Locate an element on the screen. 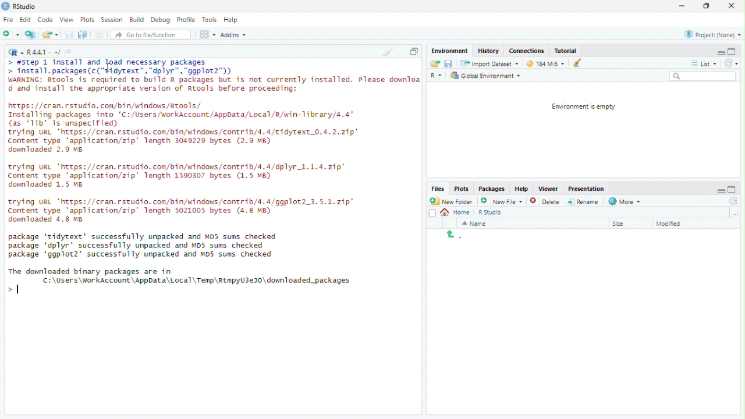 The width and height of the screenshot is (745, 419). Go is located at coordinates (70, 53).